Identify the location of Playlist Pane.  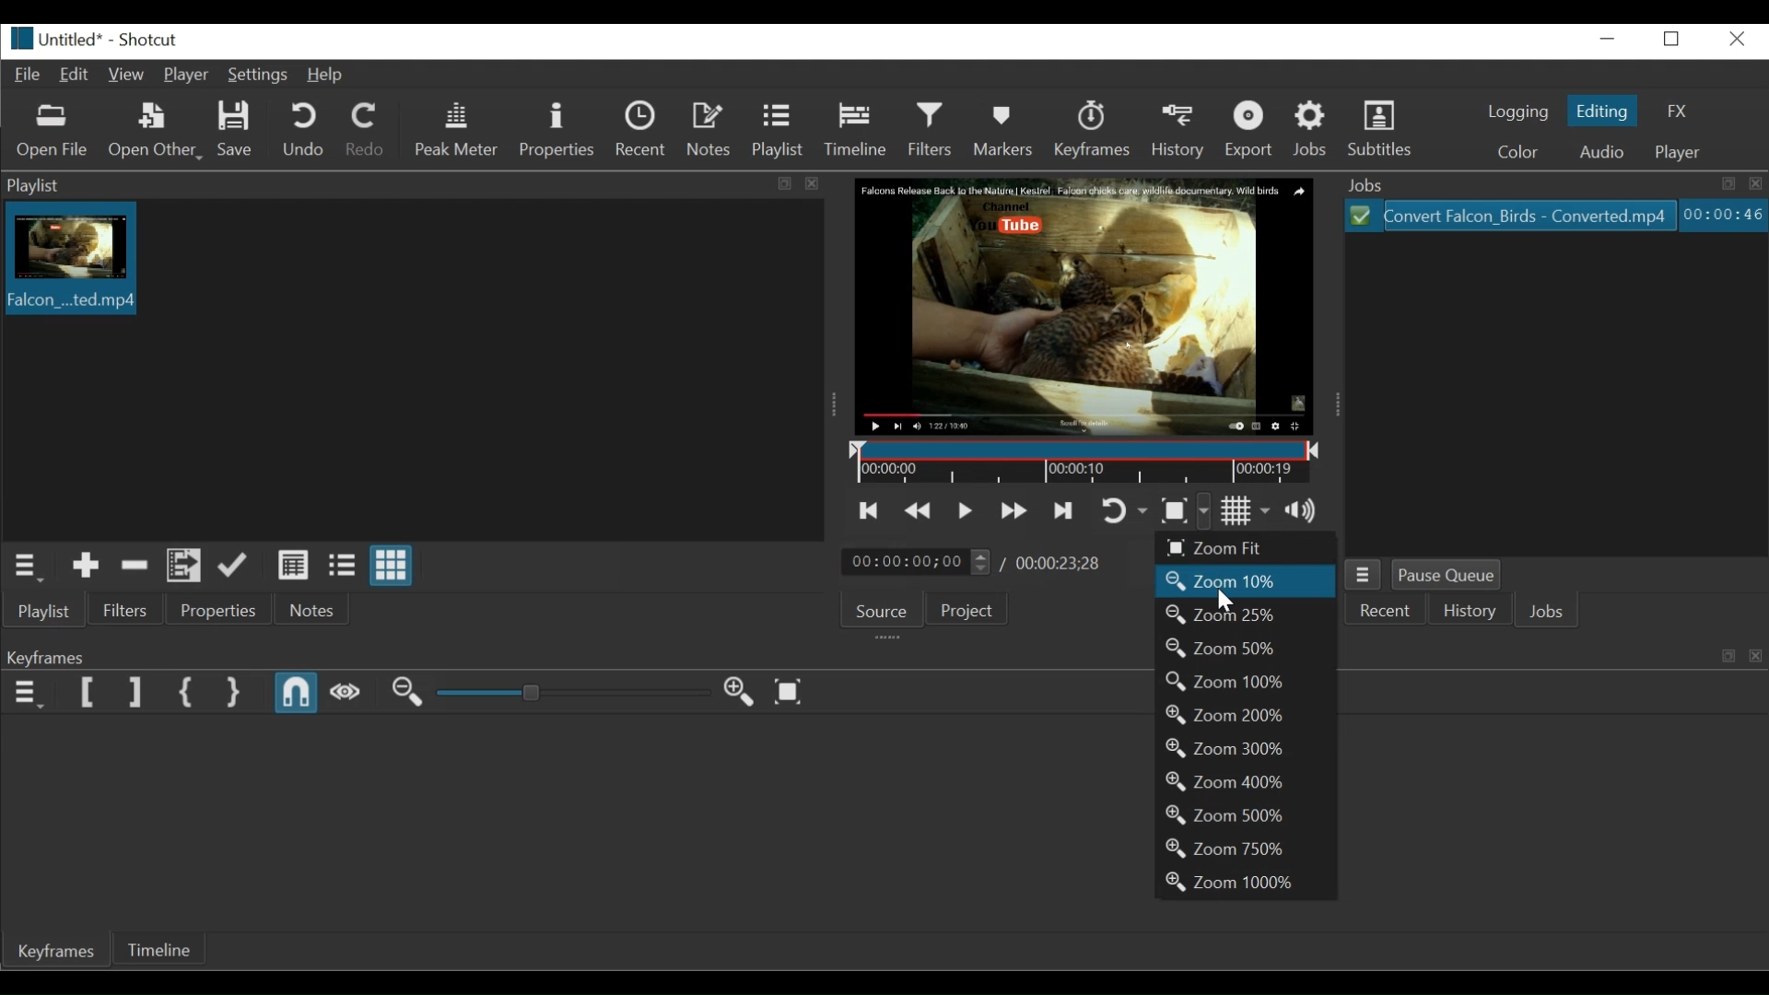
(416, 185).